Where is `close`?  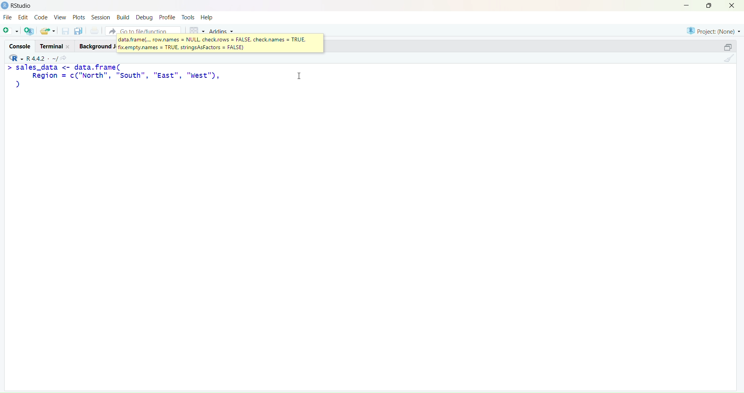 close is located at coordinates (735, 6).